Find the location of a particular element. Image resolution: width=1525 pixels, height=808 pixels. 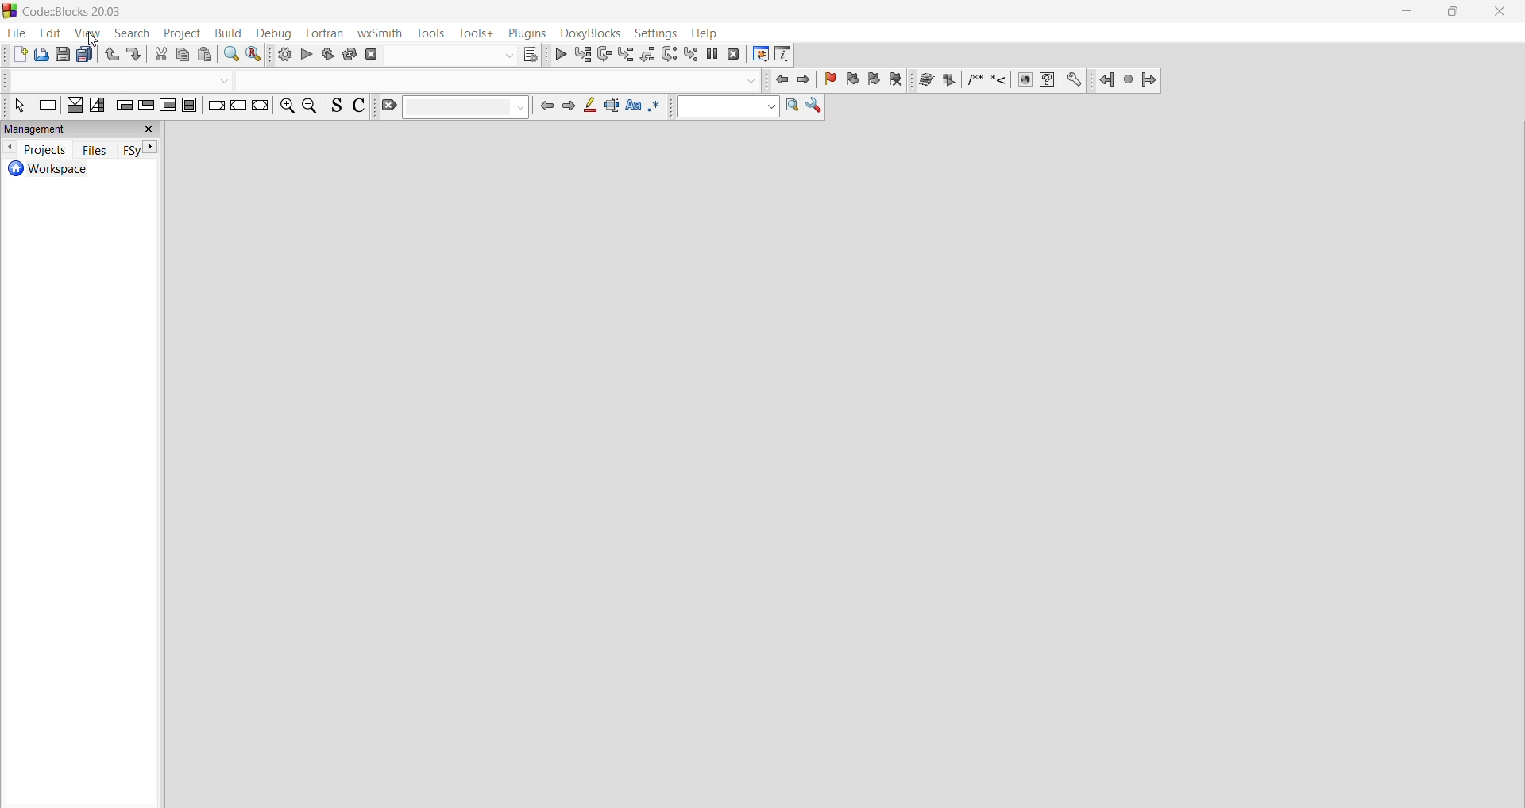

next is located at coordinates (567, 108).